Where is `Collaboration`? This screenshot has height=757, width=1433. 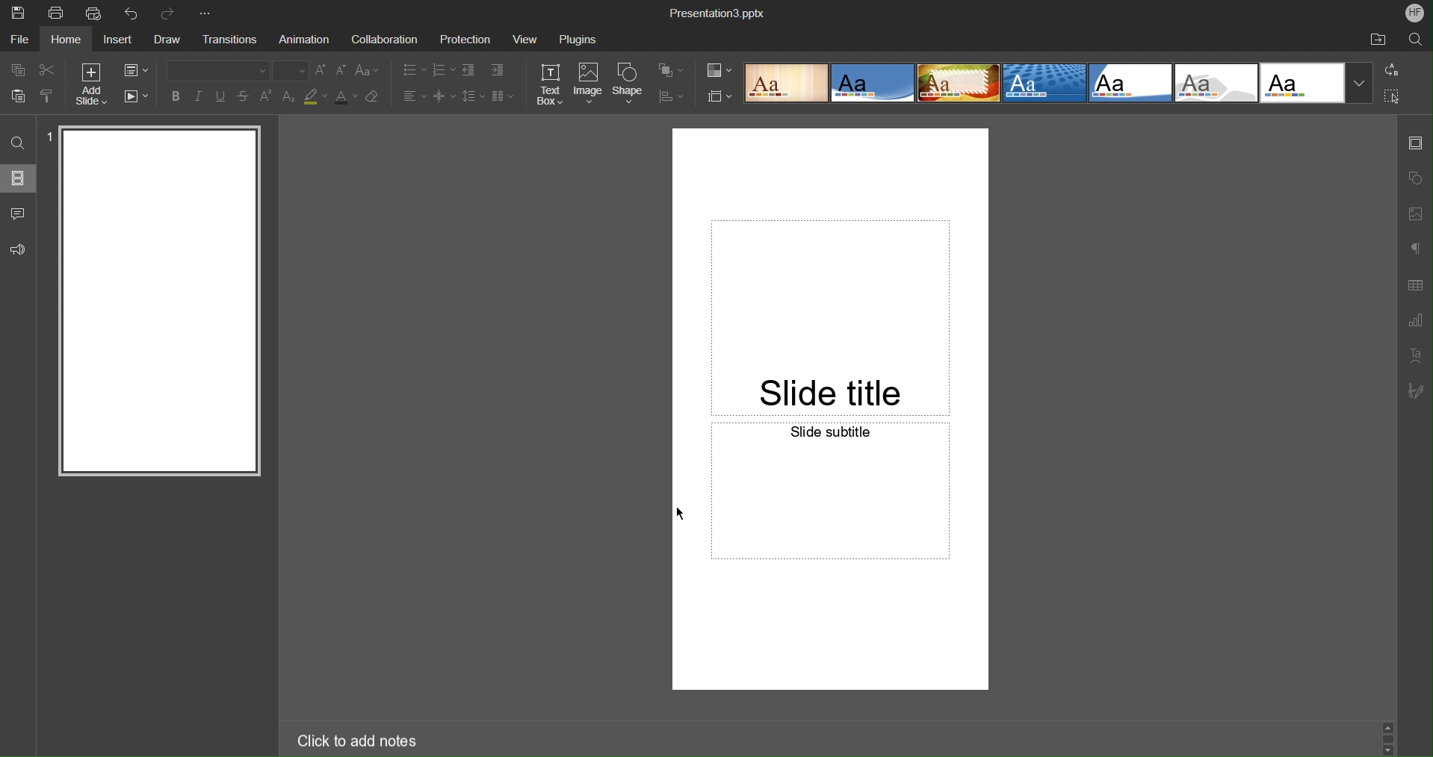
Collaboration is located at coordinates (385, 40).